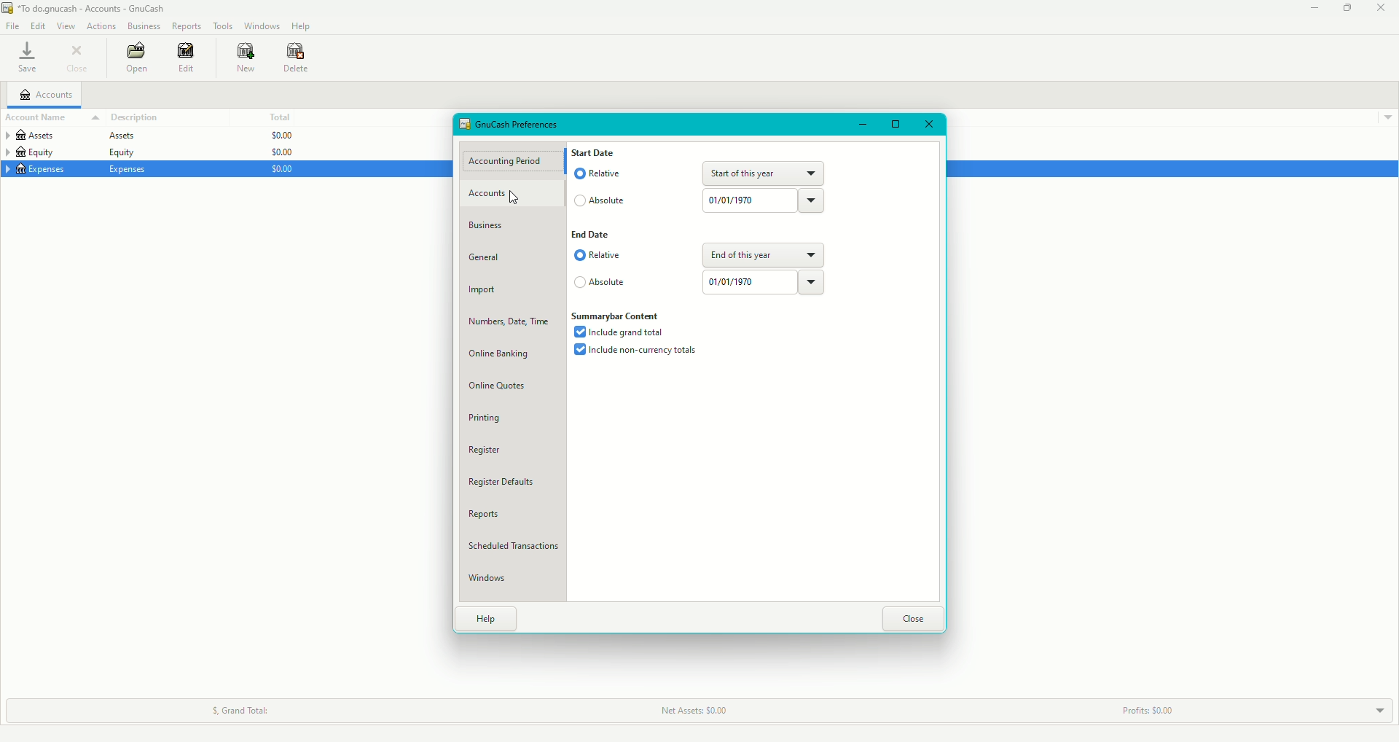 Image resolution: width=1399 pixels, height=742 pixels. I want to click on Preferences, so click(512, 123).